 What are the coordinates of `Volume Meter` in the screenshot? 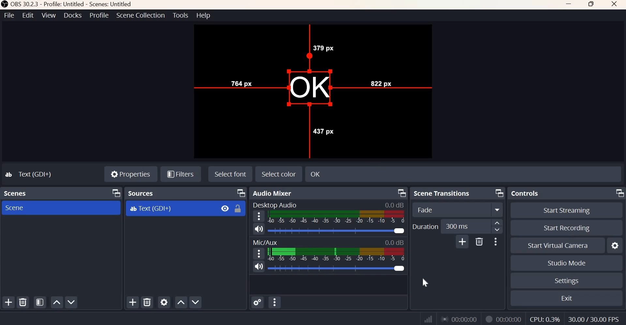 It's located at (337, 217).